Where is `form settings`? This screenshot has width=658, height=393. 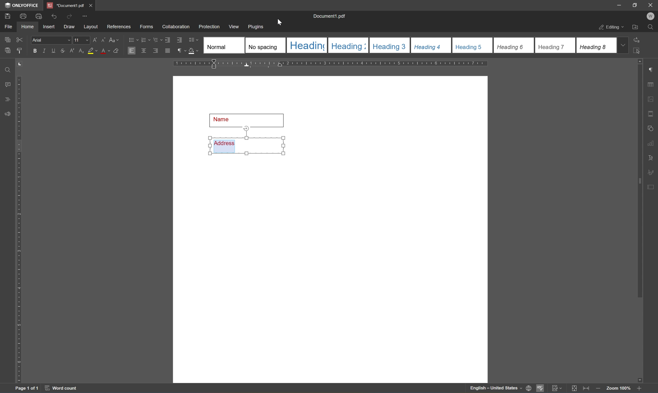
form settings is located at coordinates (652, 187).